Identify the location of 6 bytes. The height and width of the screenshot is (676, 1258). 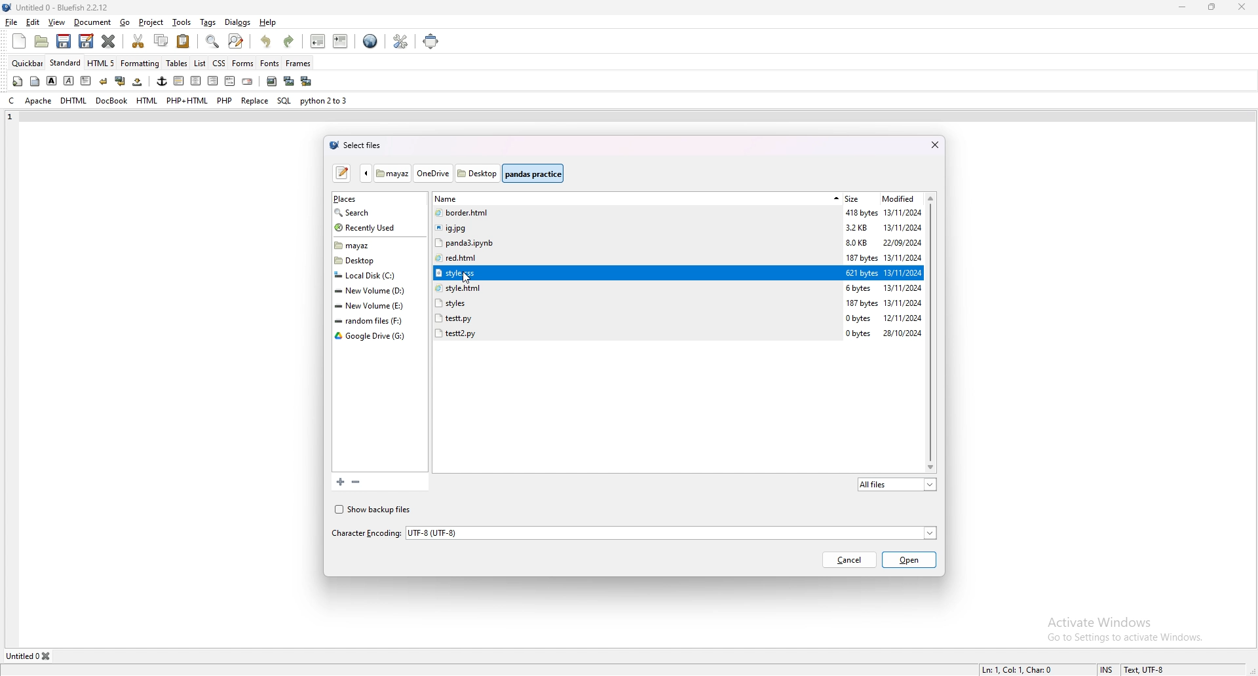
(860, 289).